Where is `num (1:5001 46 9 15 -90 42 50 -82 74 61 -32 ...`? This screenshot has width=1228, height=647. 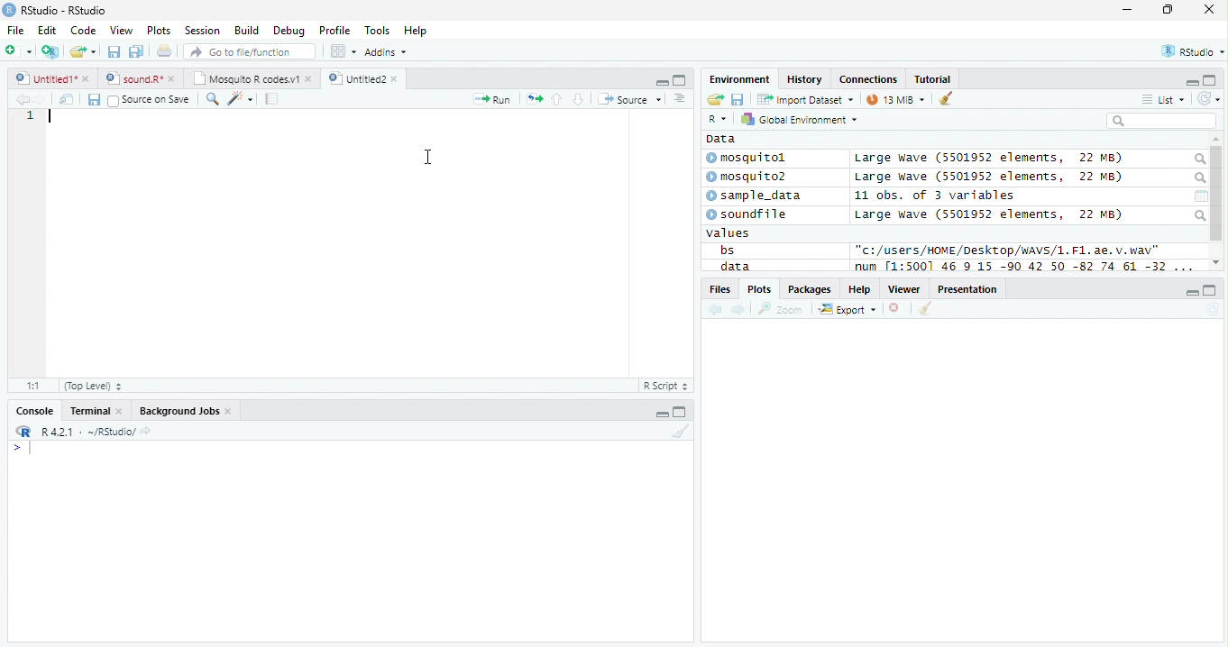
num (1:5001 46 9 15 -90 42 50 -82 74 61 -32 ... is located at coordinates (1026, 267).